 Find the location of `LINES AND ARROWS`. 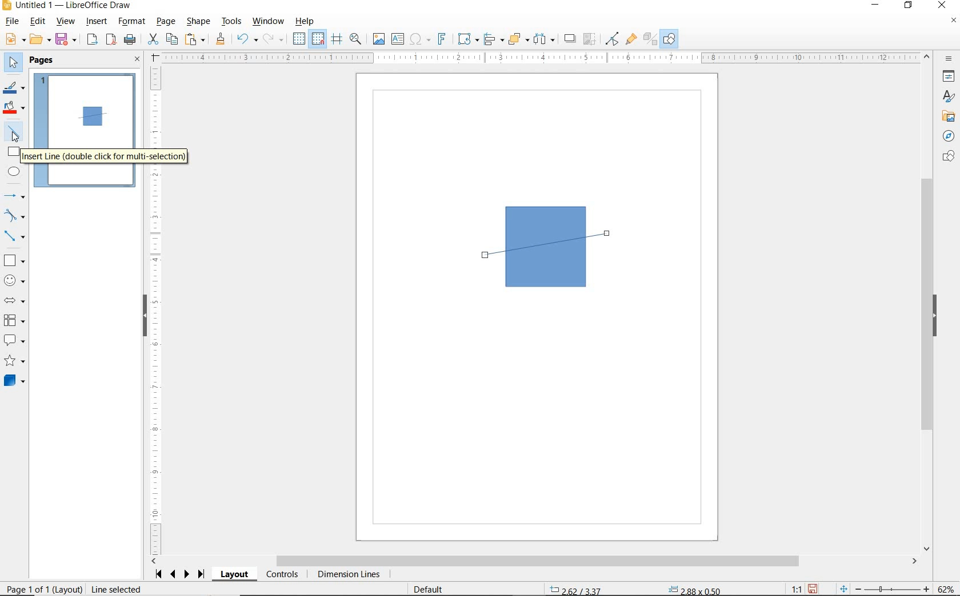

LINES AND ARROWS is located at coordinates (15, 196).